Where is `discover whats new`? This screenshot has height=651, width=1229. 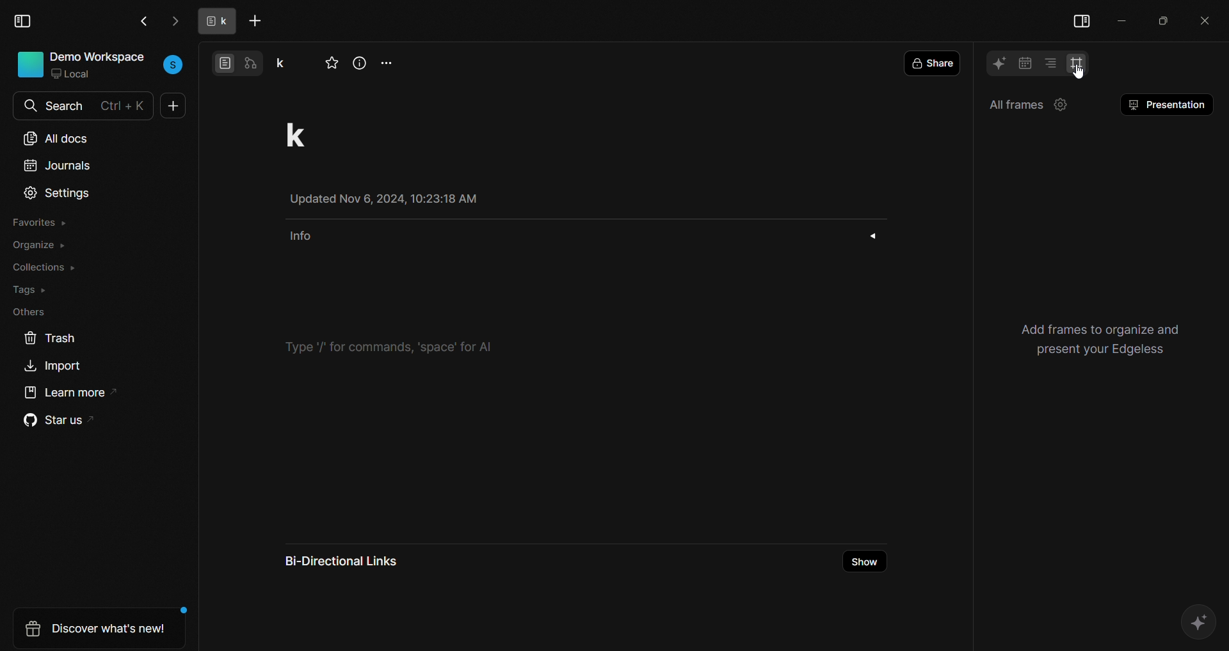 discover whats new is located at coordinates (93, 629).